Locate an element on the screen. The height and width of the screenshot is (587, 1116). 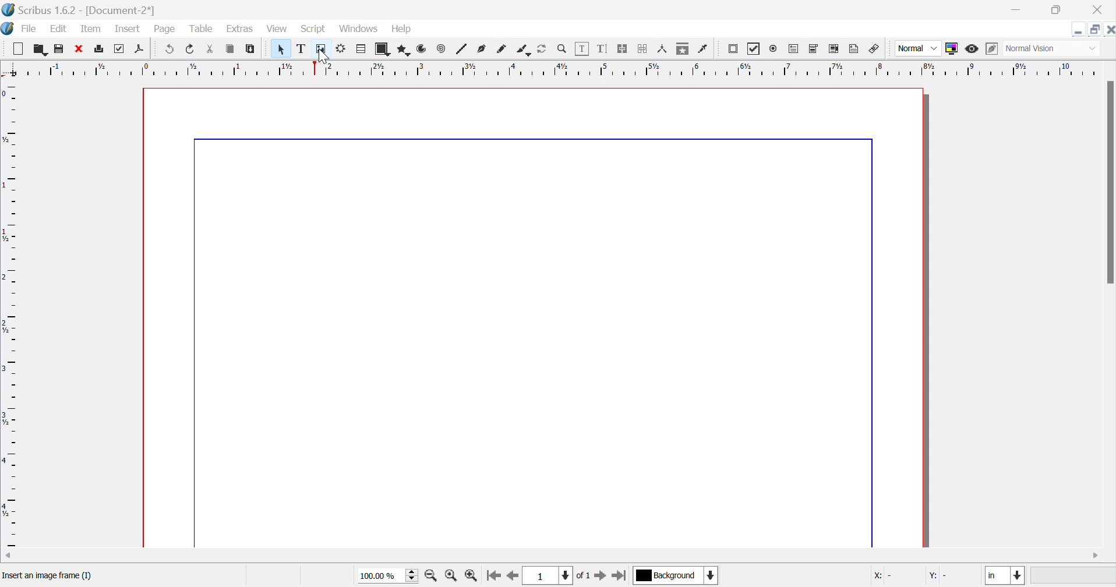
calligraphic line is located at coordinates (522, 48).